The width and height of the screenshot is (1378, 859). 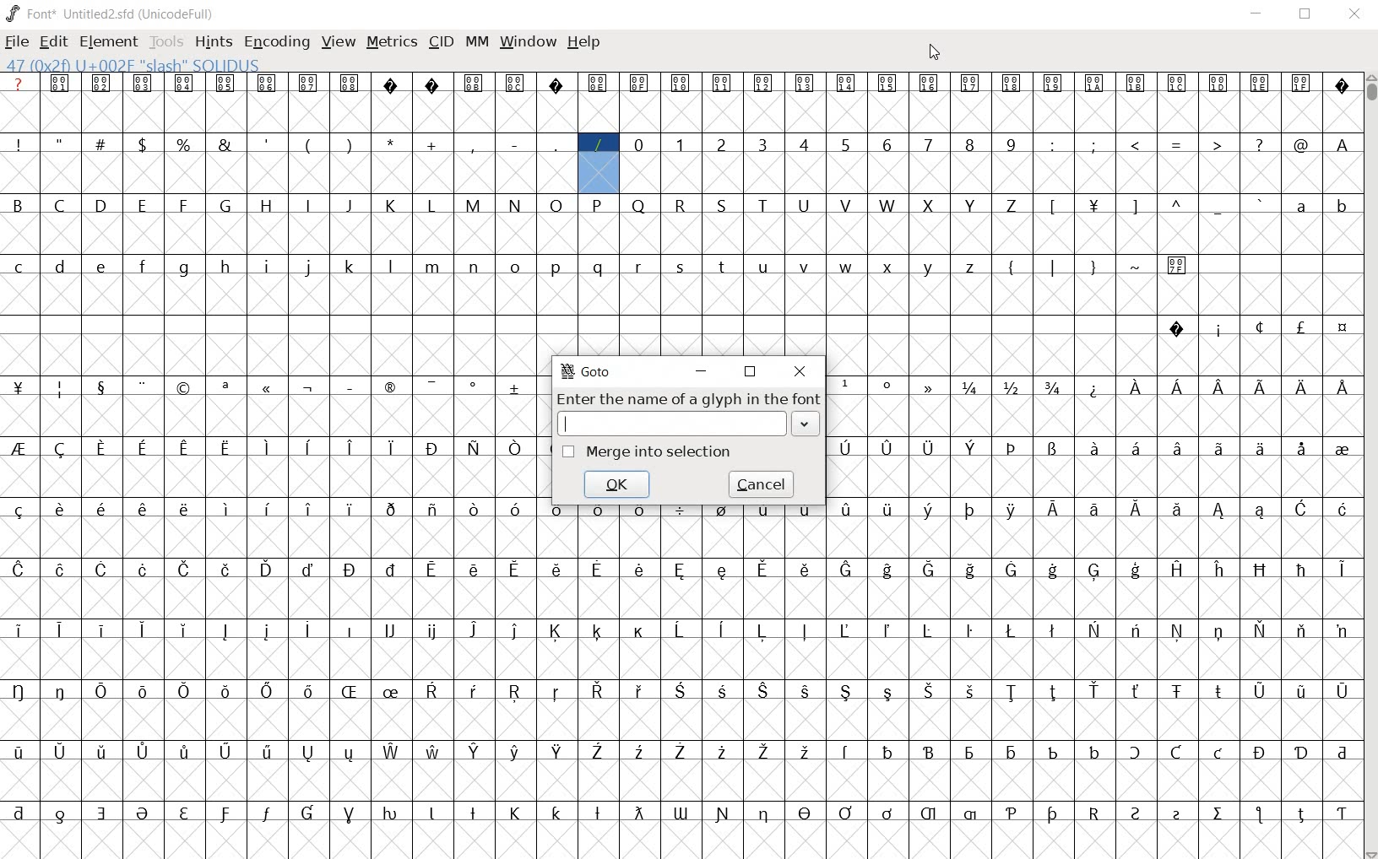 What do you see at coordinates (1135, 629) in the screenshot?
I see `glyph` at bounding box center [1135, 629].